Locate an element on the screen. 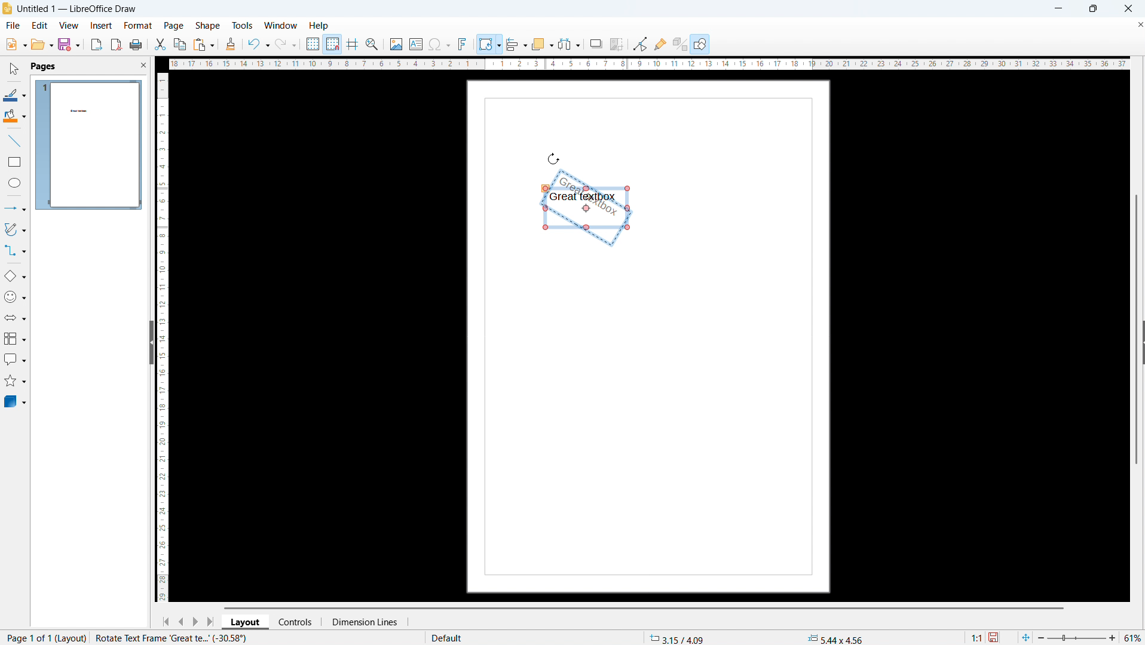 Image resolution: width=1145 pixels, height=645 pixels. undo is located at coordinates (258, 44).